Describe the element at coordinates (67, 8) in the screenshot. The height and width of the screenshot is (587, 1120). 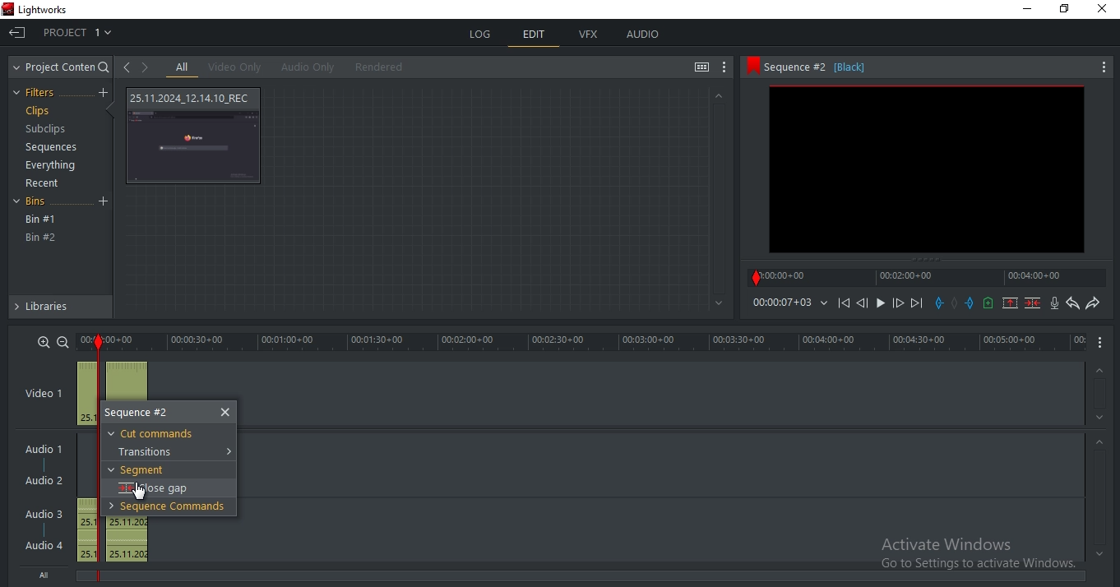
I see `Lightworks` at that location.